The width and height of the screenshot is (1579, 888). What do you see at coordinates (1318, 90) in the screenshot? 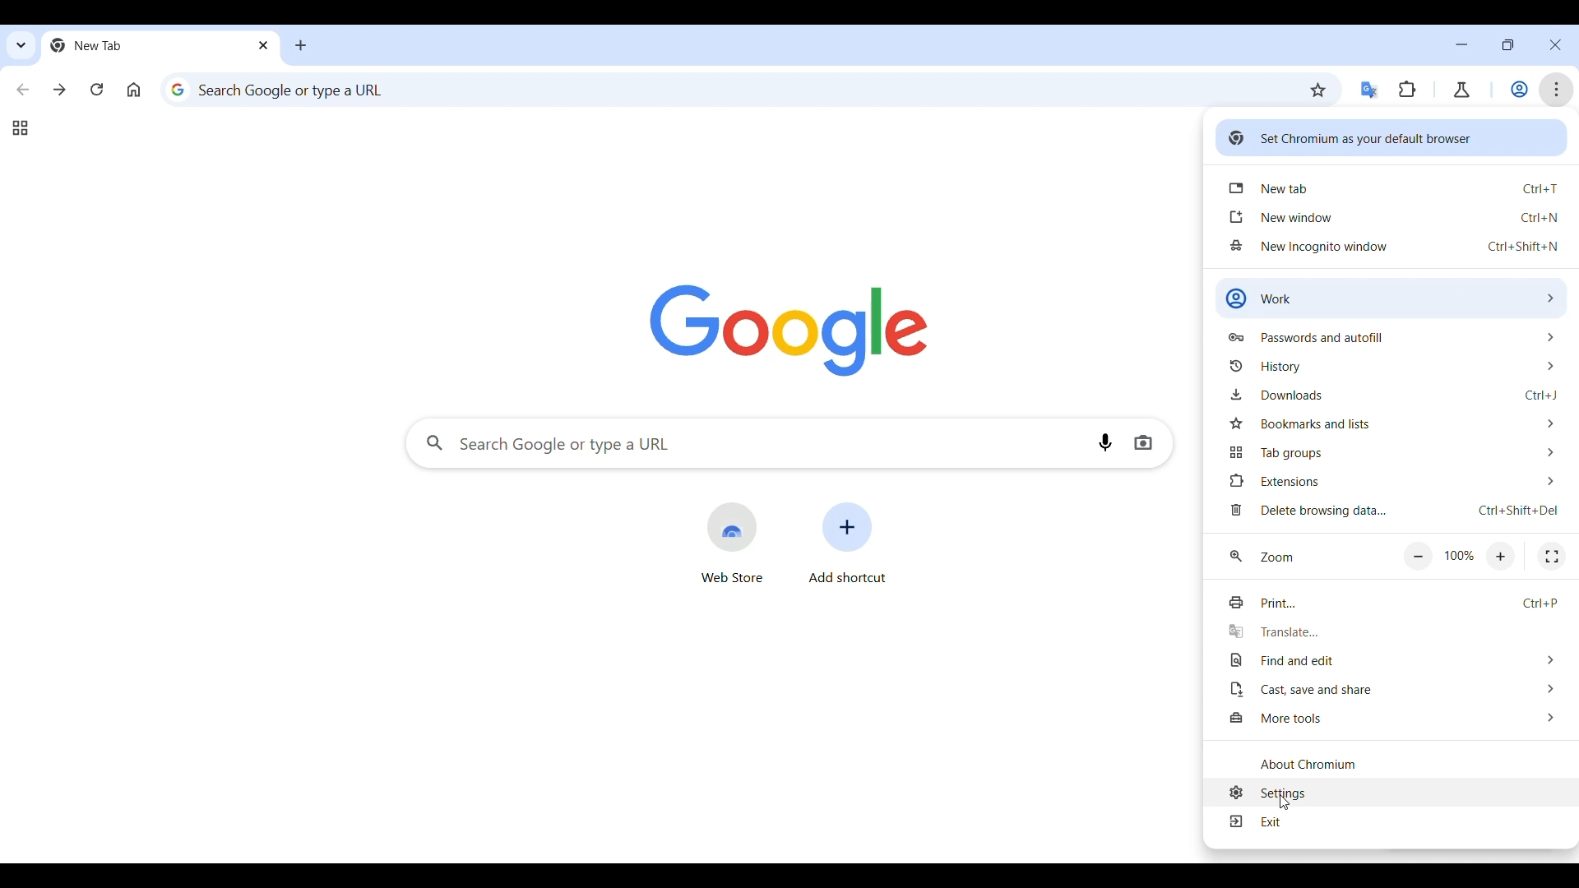
I see `Bookmark this tab` at bounding box center [1318, 90].